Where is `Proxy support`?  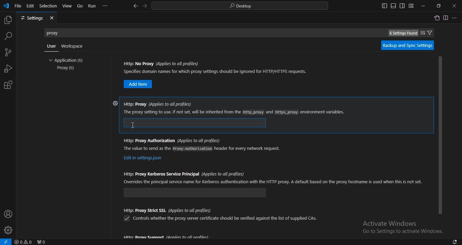 Proxy support is located at coordinates (167, 237).